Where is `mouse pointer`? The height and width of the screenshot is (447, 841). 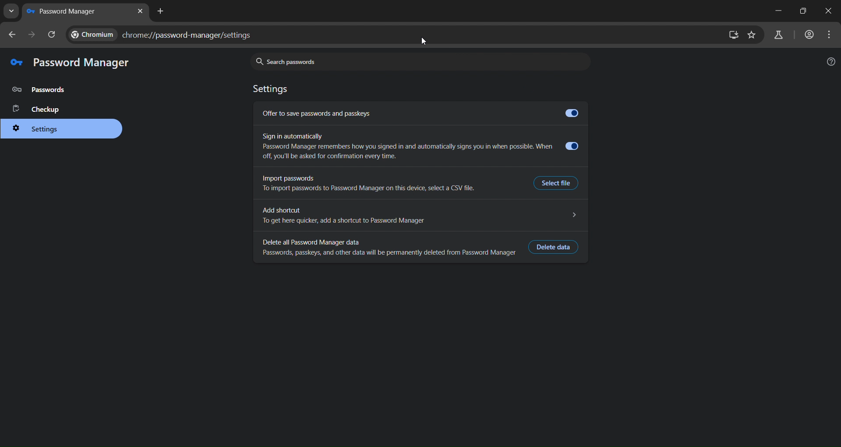
mouse pointer is located at coordinates (418, 42).